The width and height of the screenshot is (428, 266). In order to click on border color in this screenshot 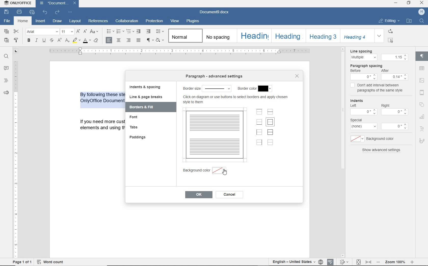, I will do `click(246, 89)`.